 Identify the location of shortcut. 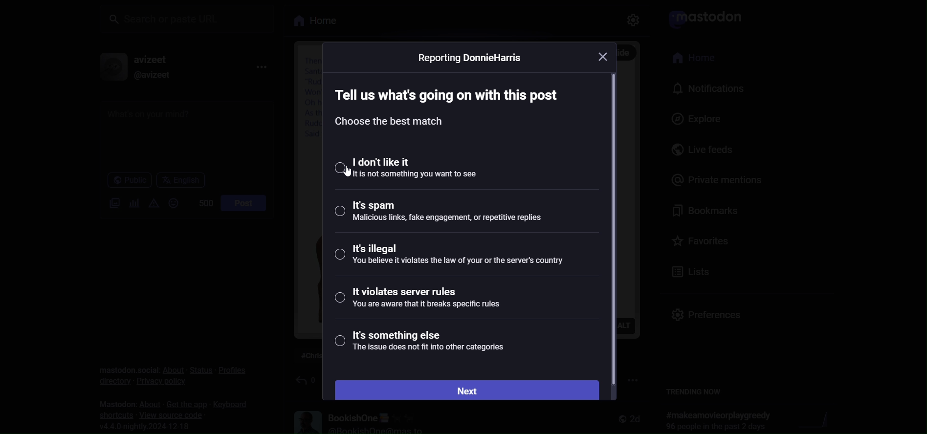
(113, 415).